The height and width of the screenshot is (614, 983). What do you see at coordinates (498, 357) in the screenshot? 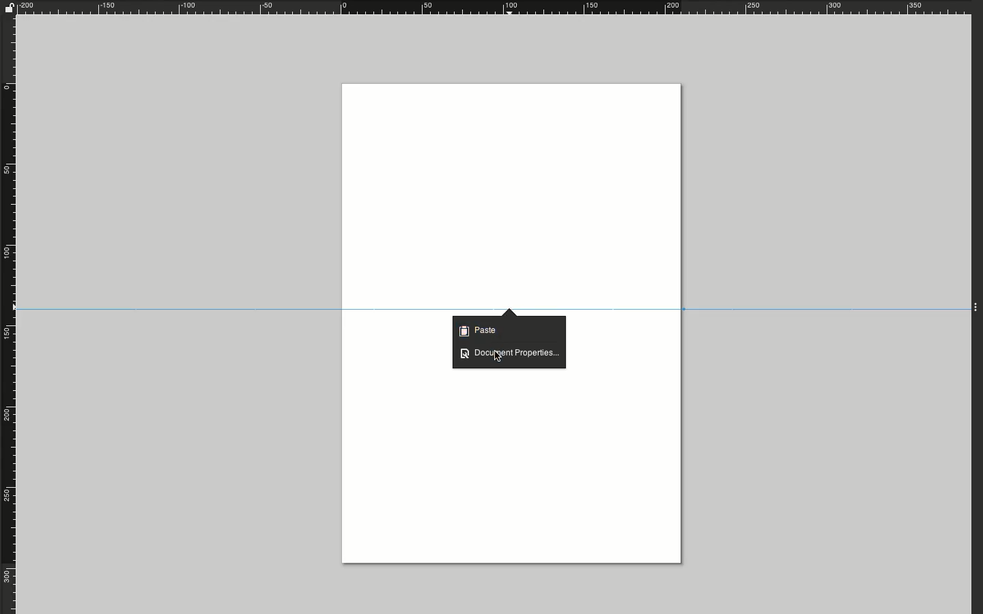
I see `Cursor` at bounding box center [498, 357].